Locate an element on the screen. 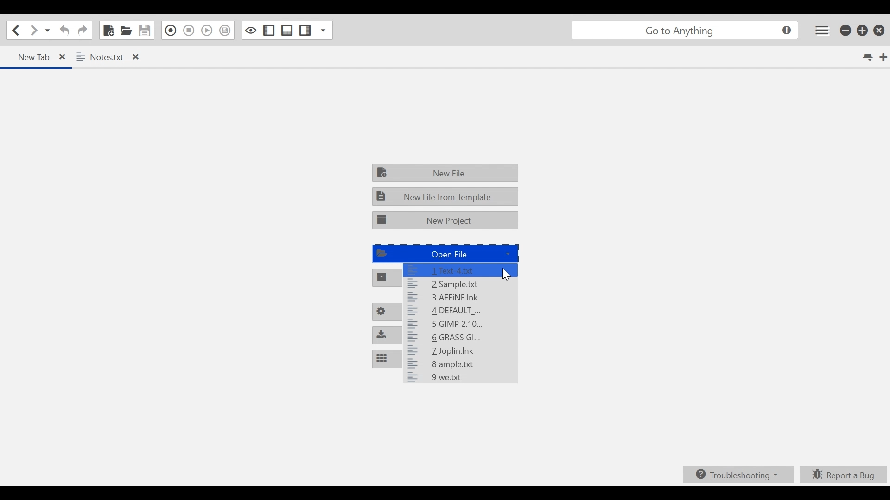 Image resolution: width=890 pixels, height=500 pixels. Undo Last Action is located at coordinates (63, 31).